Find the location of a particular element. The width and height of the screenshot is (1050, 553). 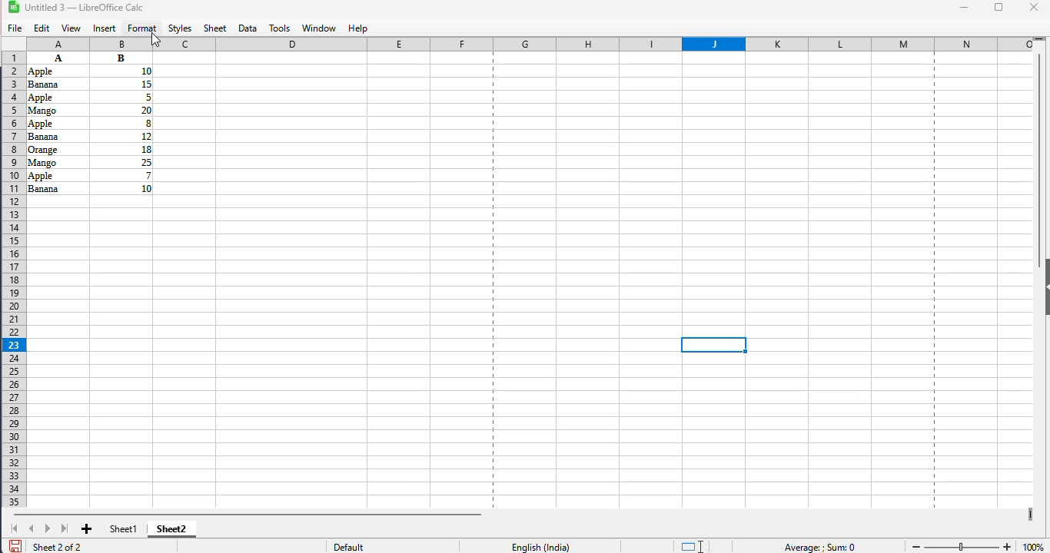

tools is located at coordinates (279, 28).